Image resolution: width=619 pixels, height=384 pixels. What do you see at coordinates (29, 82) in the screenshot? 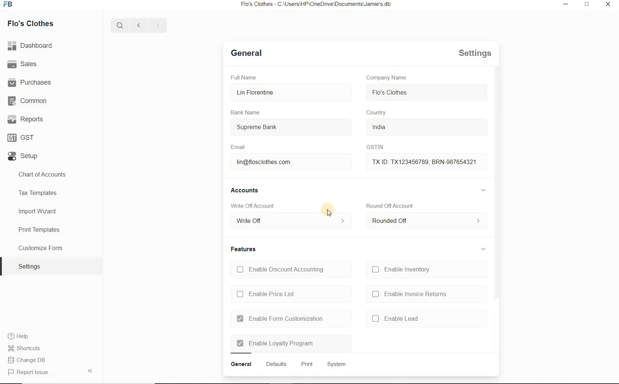
I see `Purchases` at bounding box center [29, 82].